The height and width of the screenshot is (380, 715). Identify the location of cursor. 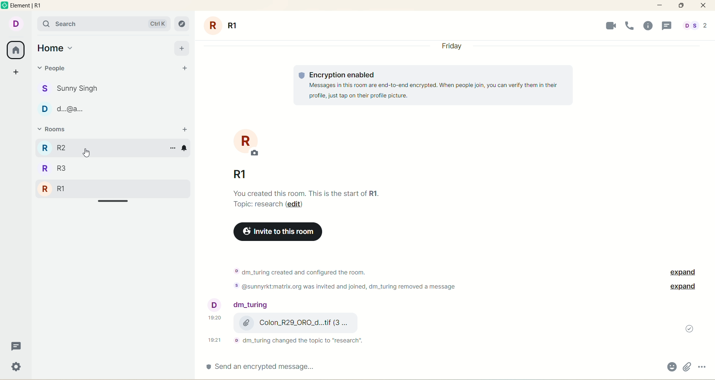
(85, 152).